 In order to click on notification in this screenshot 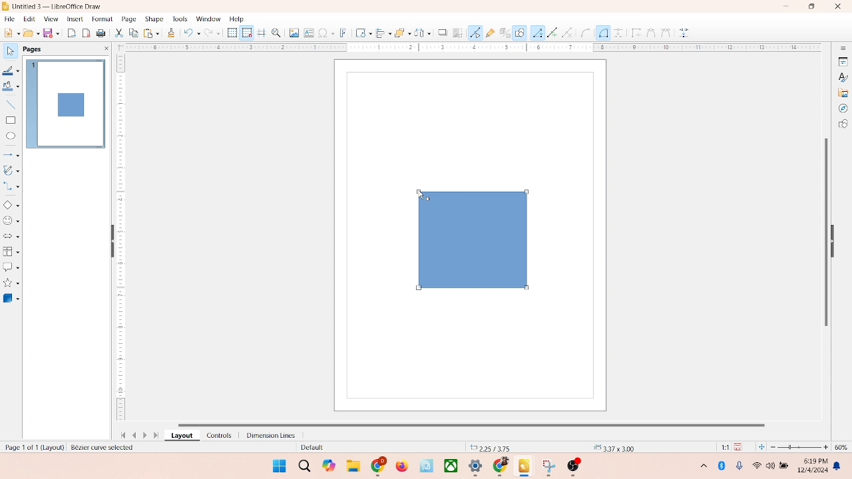, I will do `click(839, 466)`.